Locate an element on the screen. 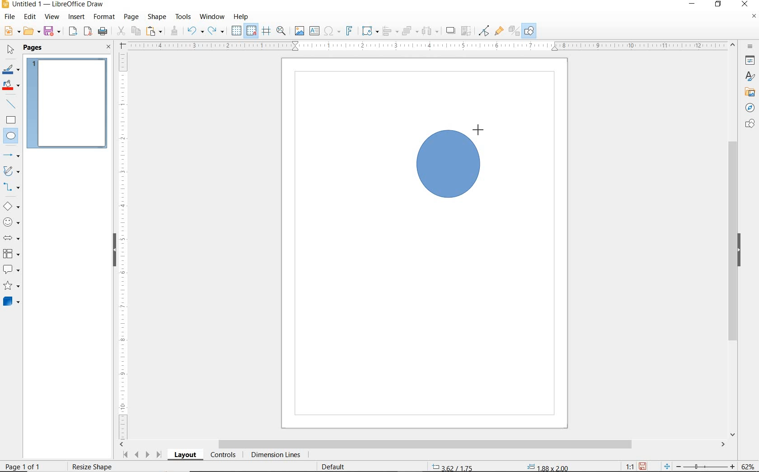  SYMBOL SHAPES is located at coordinates (12, 222).